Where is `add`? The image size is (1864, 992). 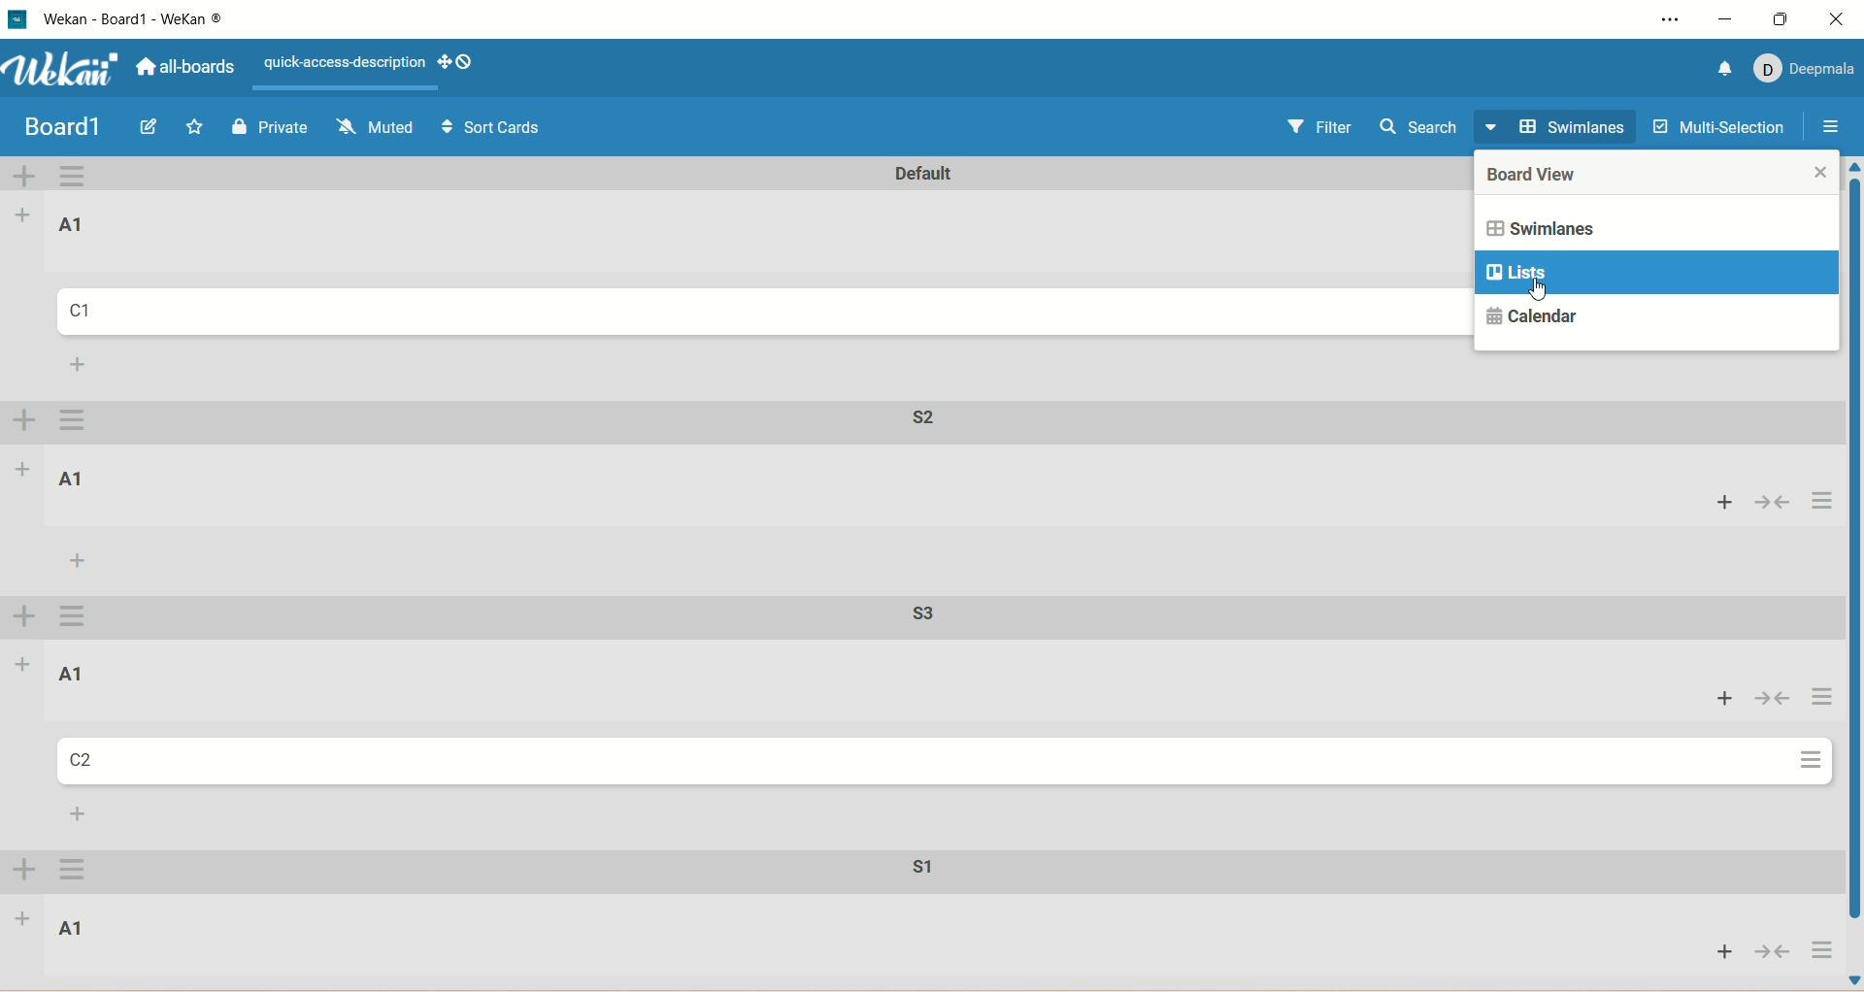 add is located at coordinates (25, 212).